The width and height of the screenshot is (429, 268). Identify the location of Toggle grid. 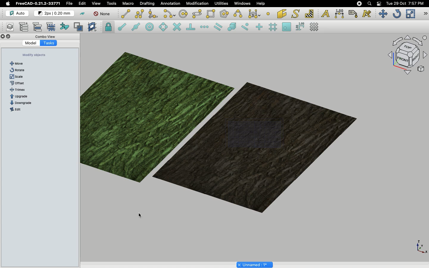
(315, 27).